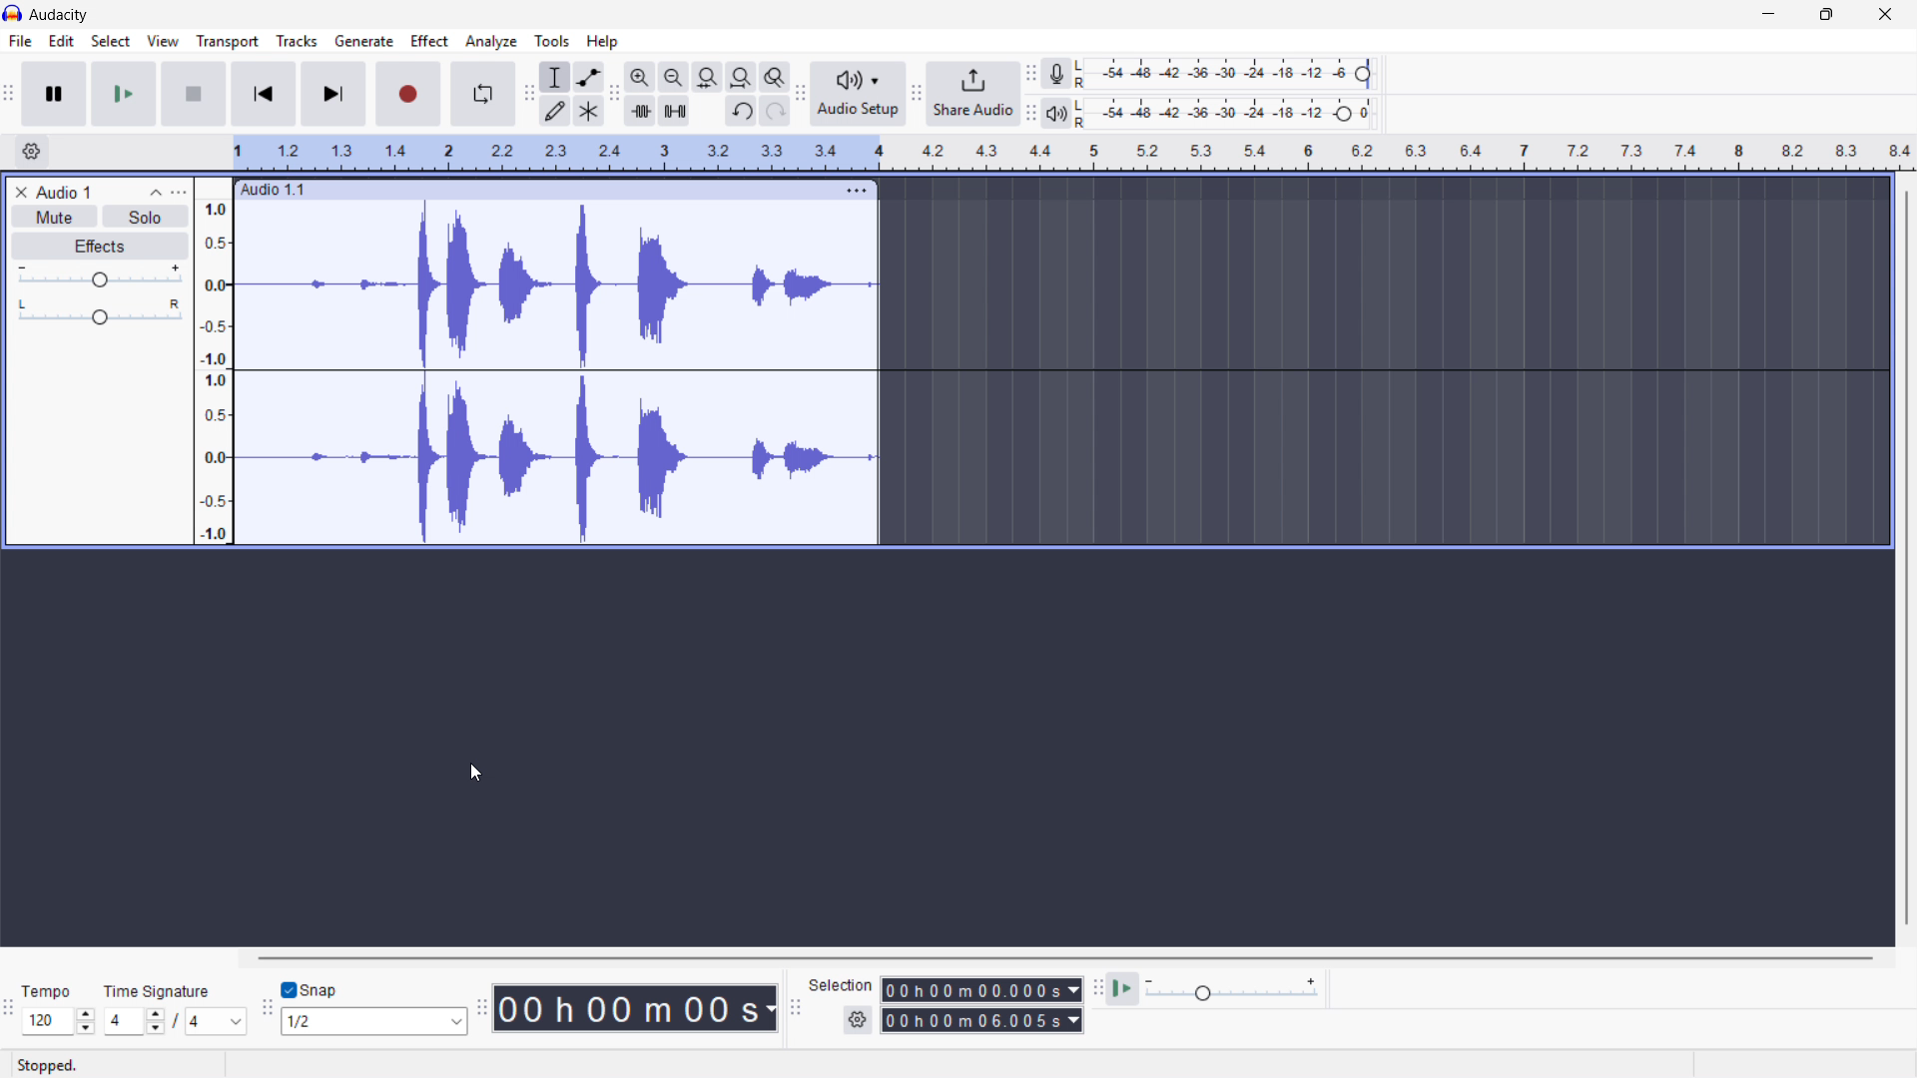  What do you see at coordinates (972, 94) in the screenshot?
I see `Share audio` at bounding box center [972, 94].